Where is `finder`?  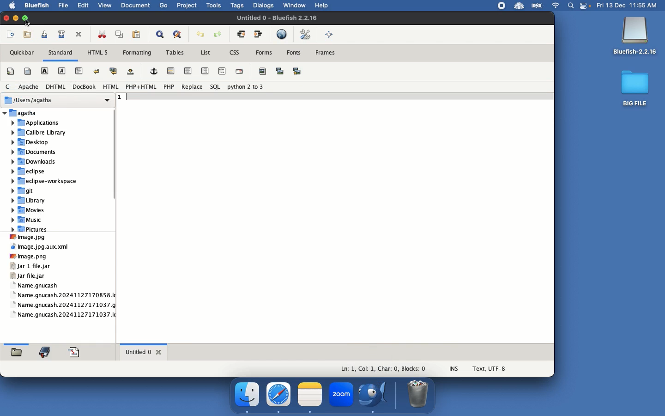
finder is located at coordinates (248, 395).